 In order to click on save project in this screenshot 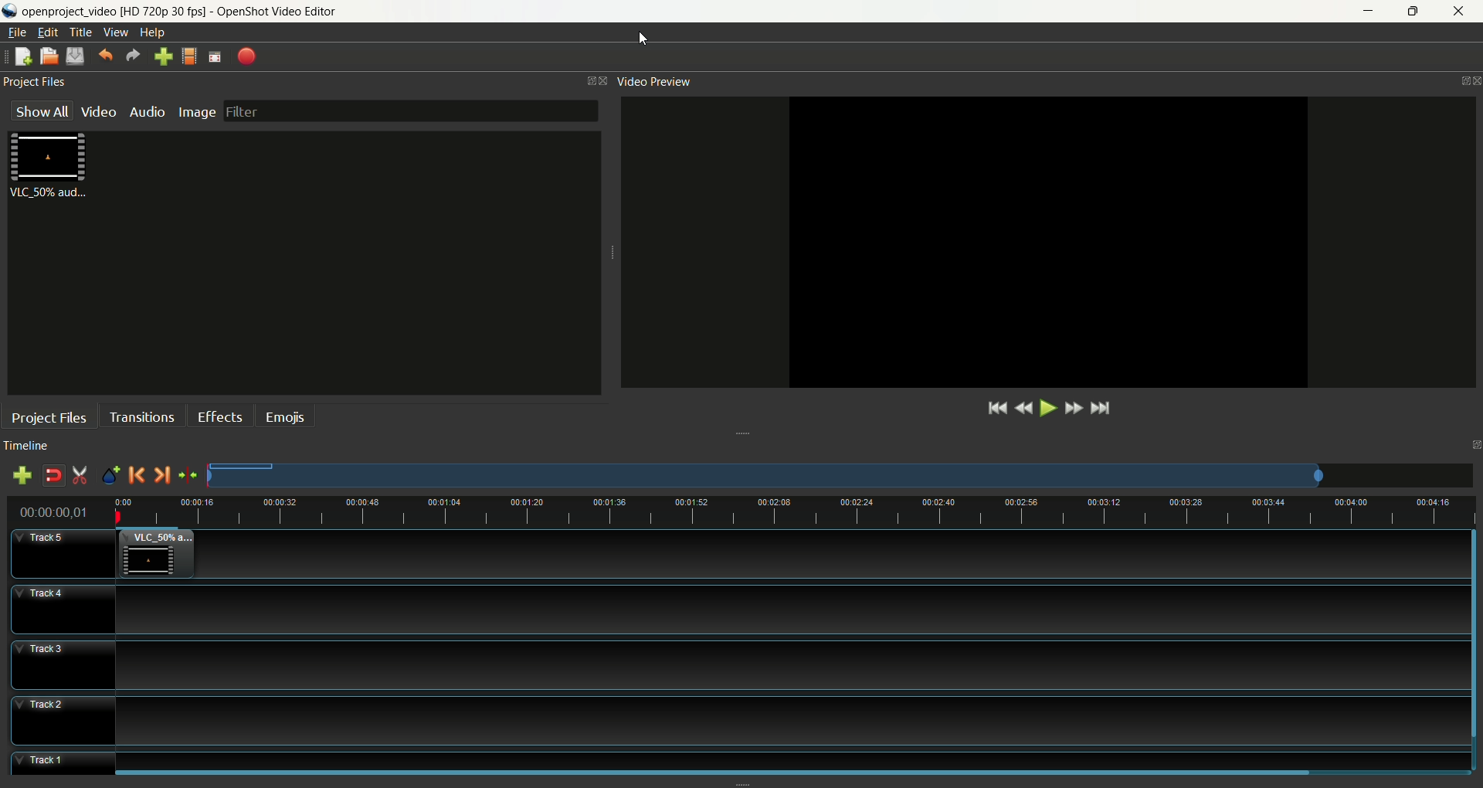, I will do `click(78, 57)`.